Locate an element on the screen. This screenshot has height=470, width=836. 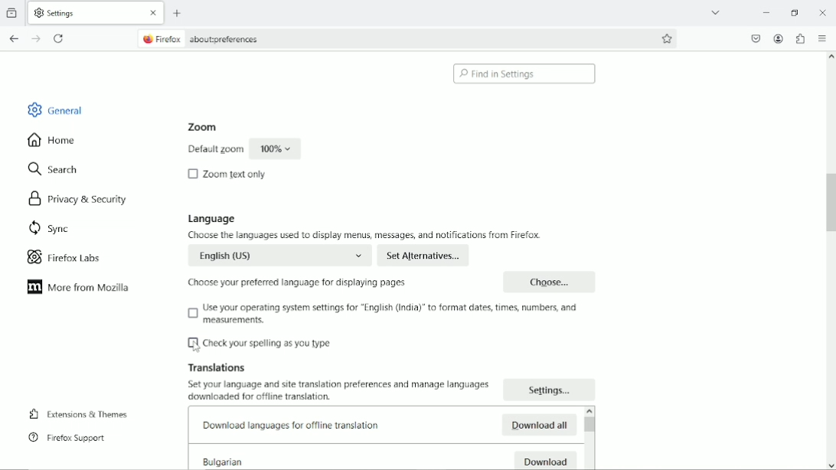
Download is located at coordinates (544, 461).